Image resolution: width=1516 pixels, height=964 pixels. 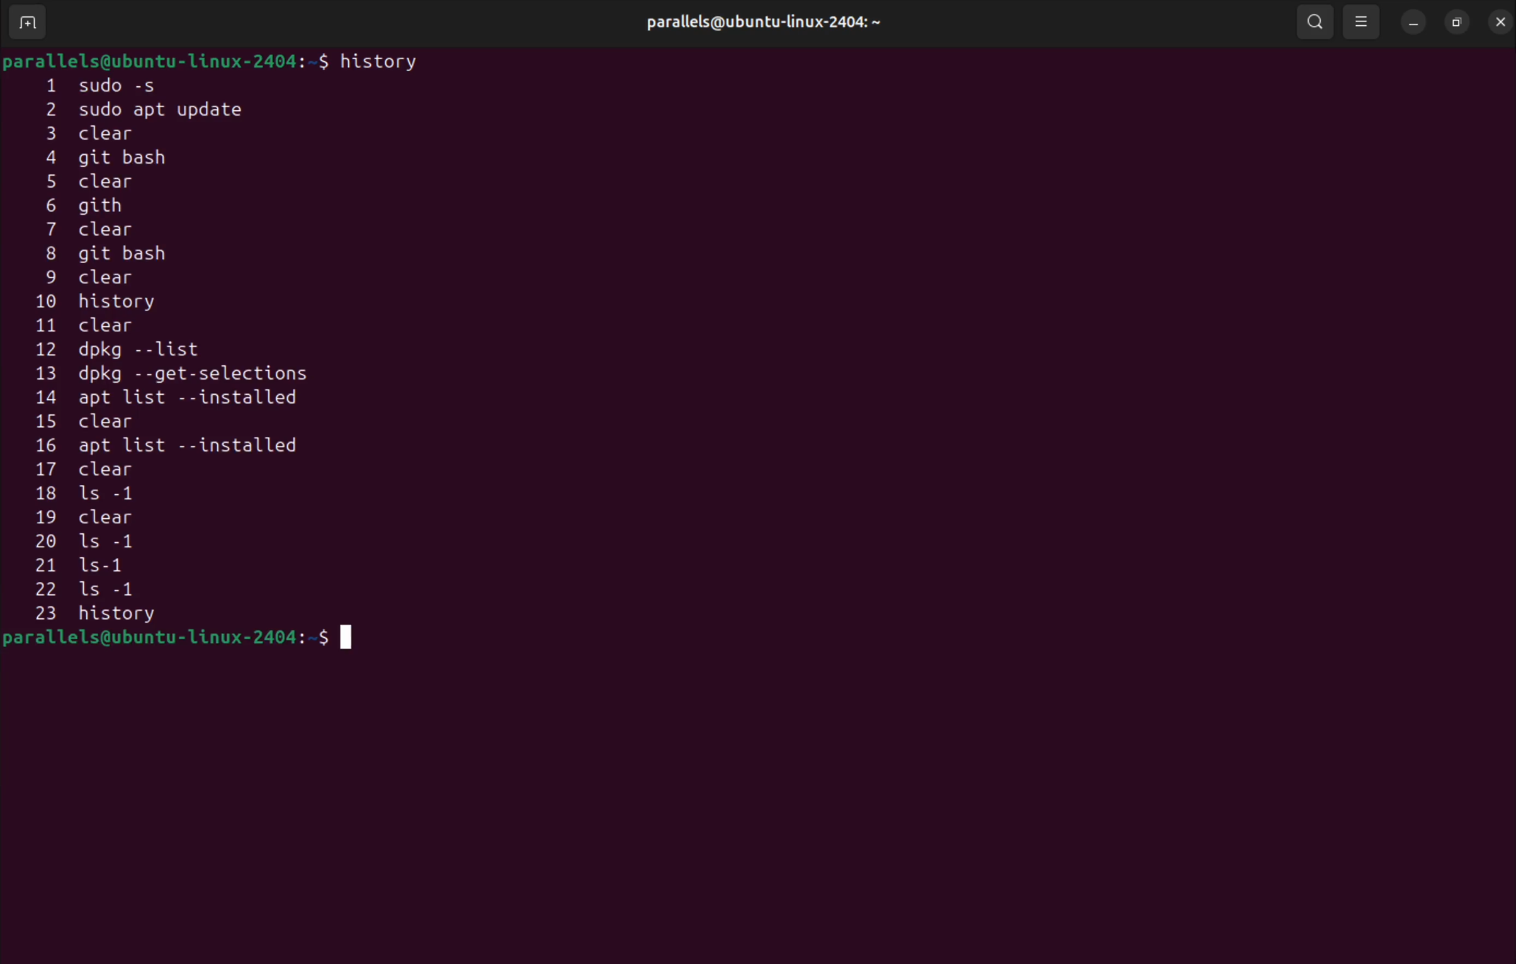 I want to click on 4 git bash, so click(x=120, y=159).